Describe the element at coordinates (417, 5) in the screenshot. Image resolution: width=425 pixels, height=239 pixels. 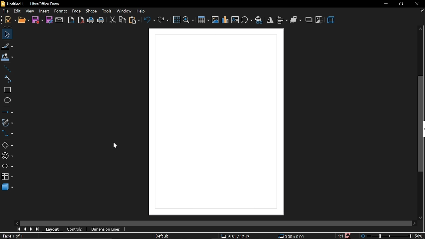
I see `close` at that location.